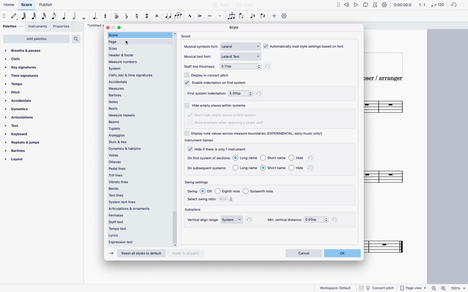 The image size is (468, 292). I want to click on header & footer, so click(128, 55).